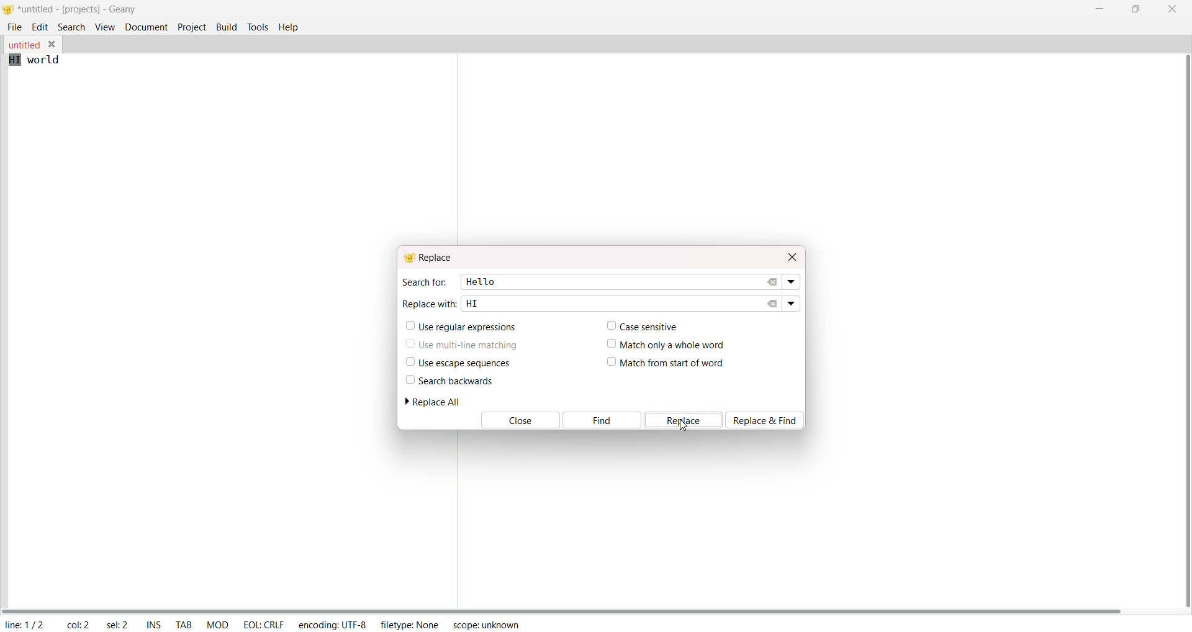 Image resolution: width=1192 pixels, height=632 pixels. What do you see at coordinates (456, 363) in the screenshot?
I see `use escape sequences` at bounding box center [456, 363].